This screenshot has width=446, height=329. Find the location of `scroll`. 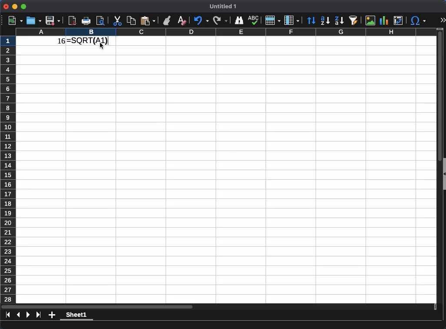

scroll is located at coordinates (220, 307).